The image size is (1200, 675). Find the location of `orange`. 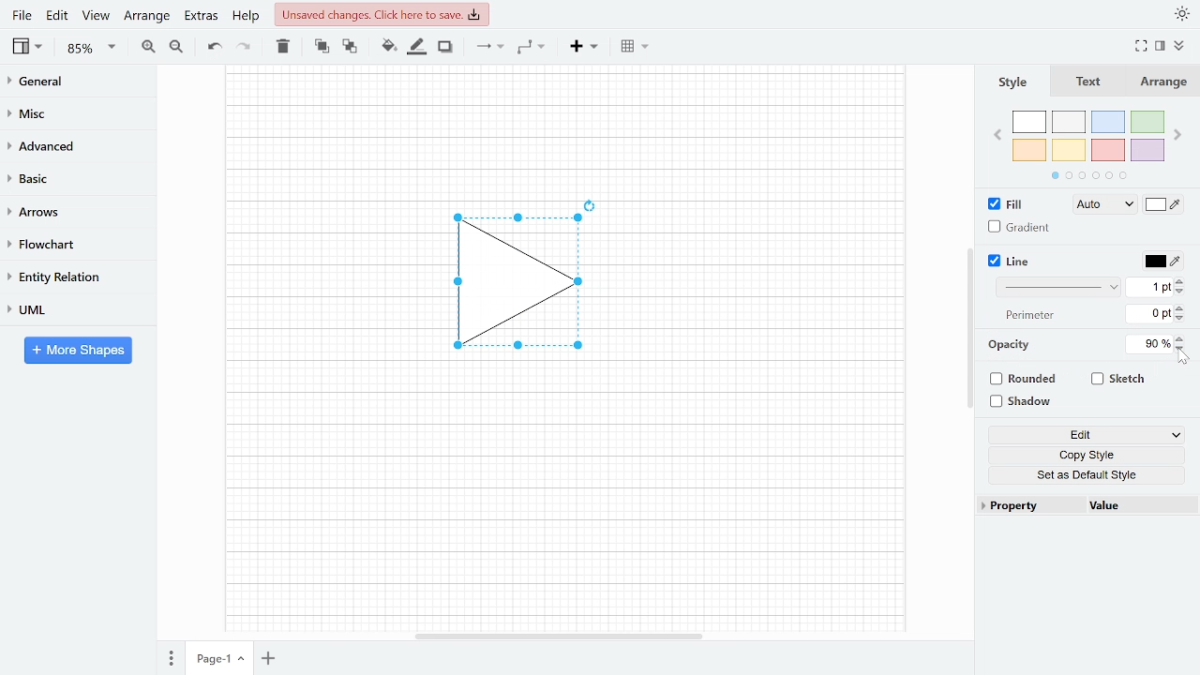

orange is located at coordinates (1029, 150).